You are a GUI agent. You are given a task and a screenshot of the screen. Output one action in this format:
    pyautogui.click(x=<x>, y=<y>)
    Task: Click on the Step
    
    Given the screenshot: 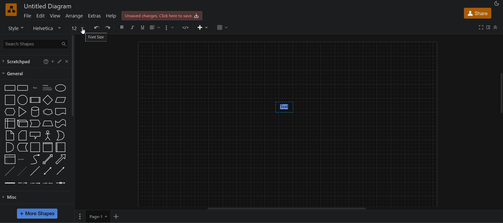 What is the action you would take?
    pyautogui.click(x=35, y=124)
    